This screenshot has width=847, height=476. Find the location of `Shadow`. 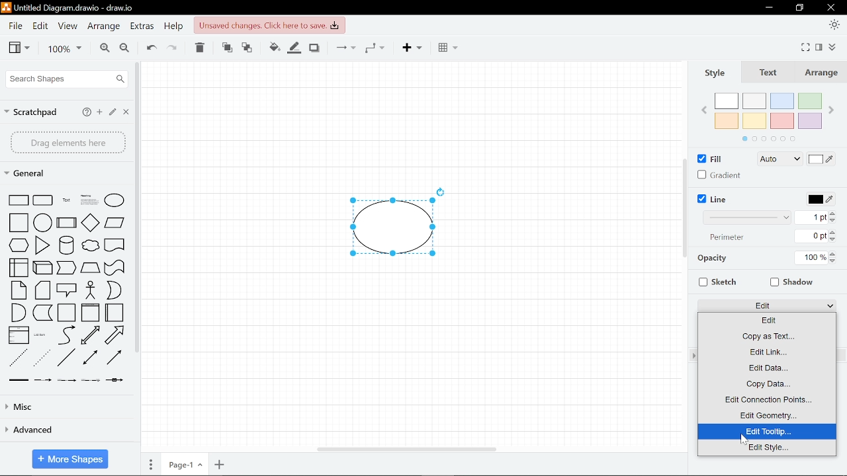

Shadow is located at coordinates (789, 281).